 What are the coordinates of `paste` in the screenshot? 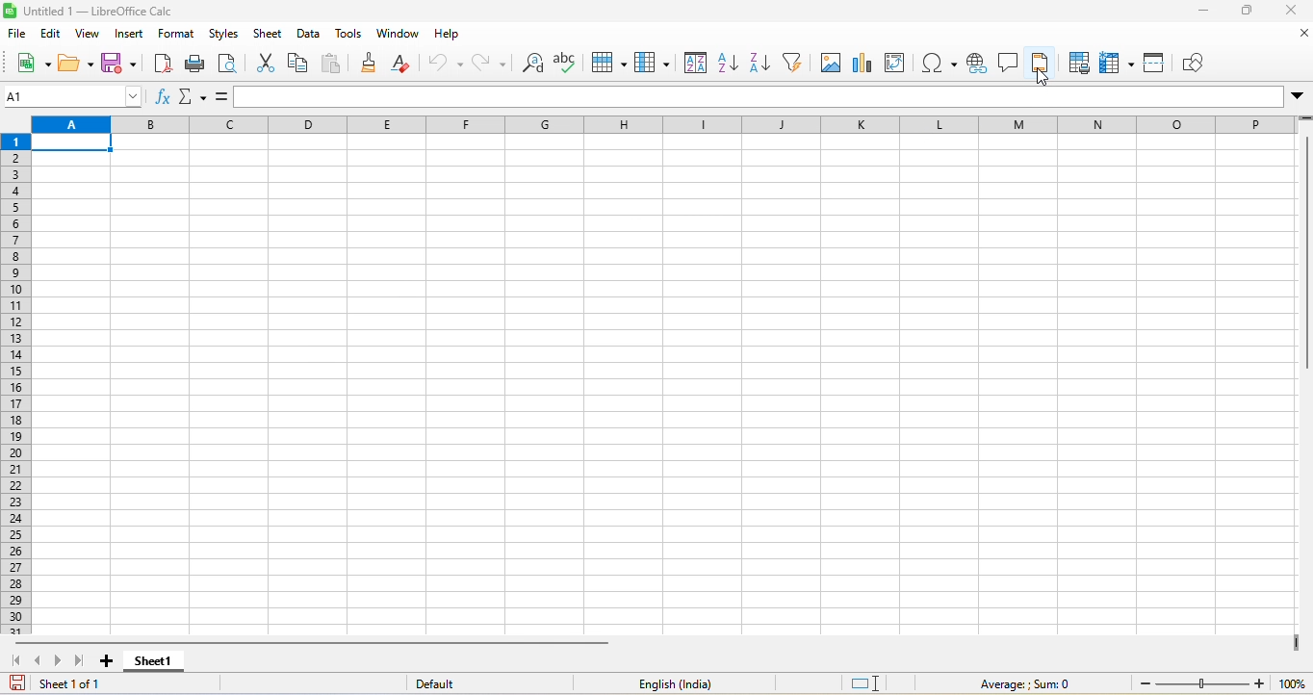 It's located at (336, 64).